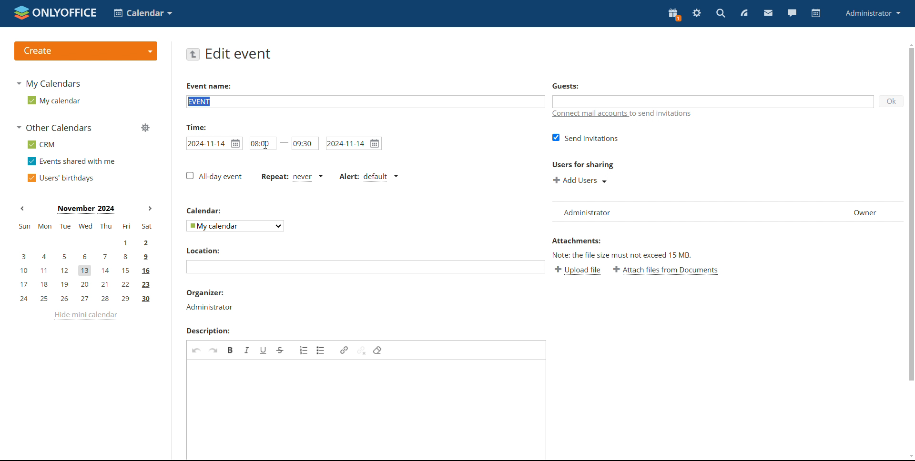 The width and height of the screenshot is (915, 461). What do you see at coordinates (85, 51) in the screenshot?
I see `create` at bounding box center [85, 51].